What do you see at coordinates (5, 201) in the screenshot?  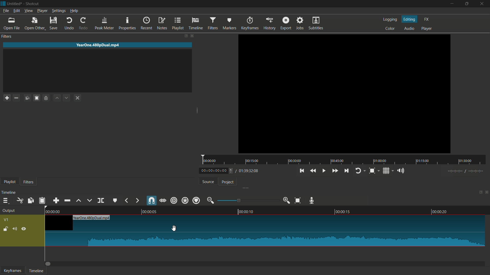 I see `timeline menu` at bounding box center [5, 201].